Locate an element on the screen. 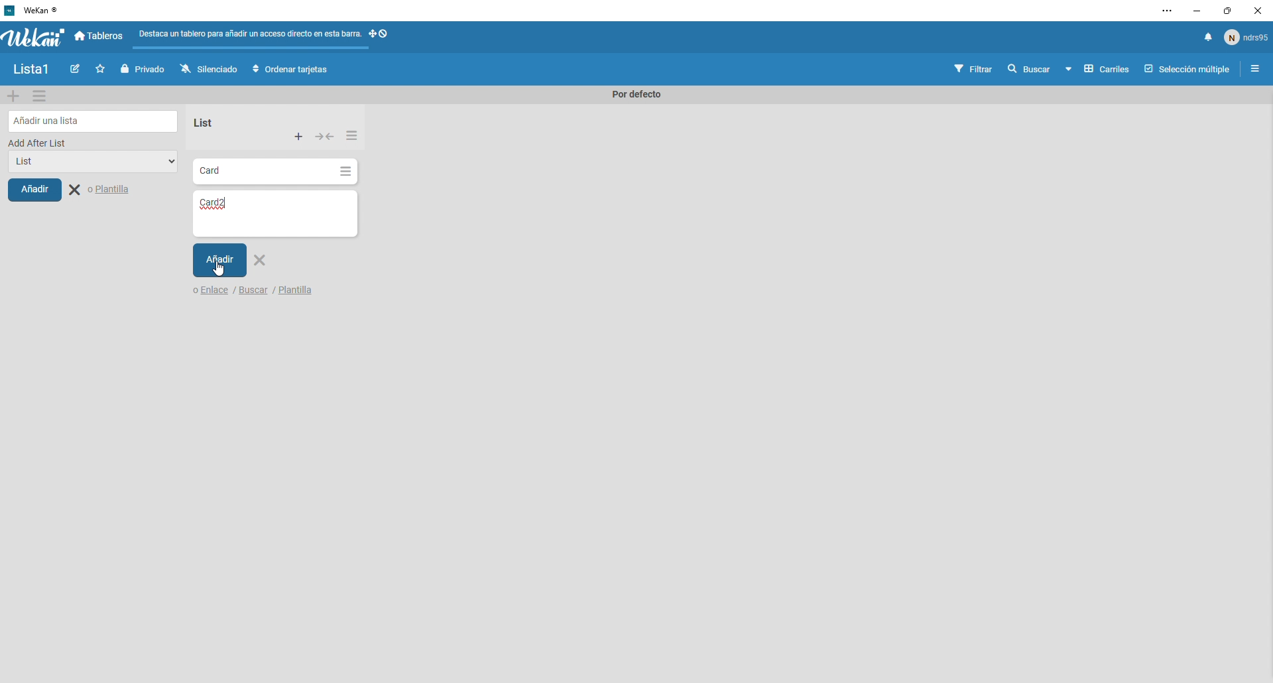  Add is located at coordinates (219, 261).